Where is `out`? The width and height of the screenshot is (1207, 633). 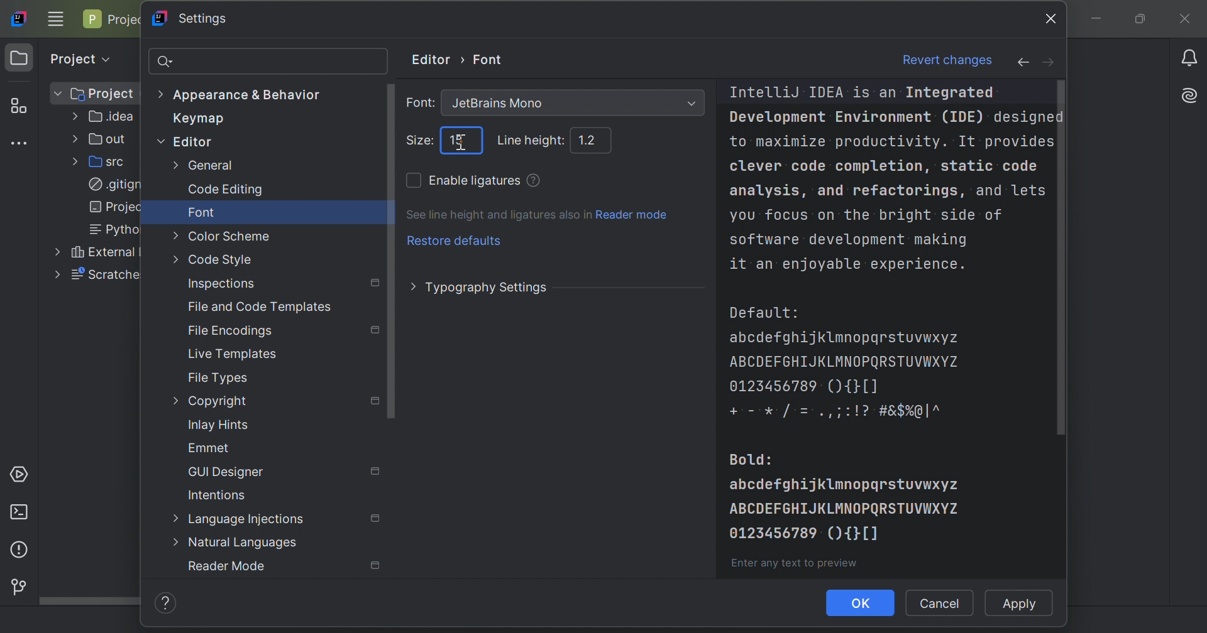 out is located at coordinates (102, 139).